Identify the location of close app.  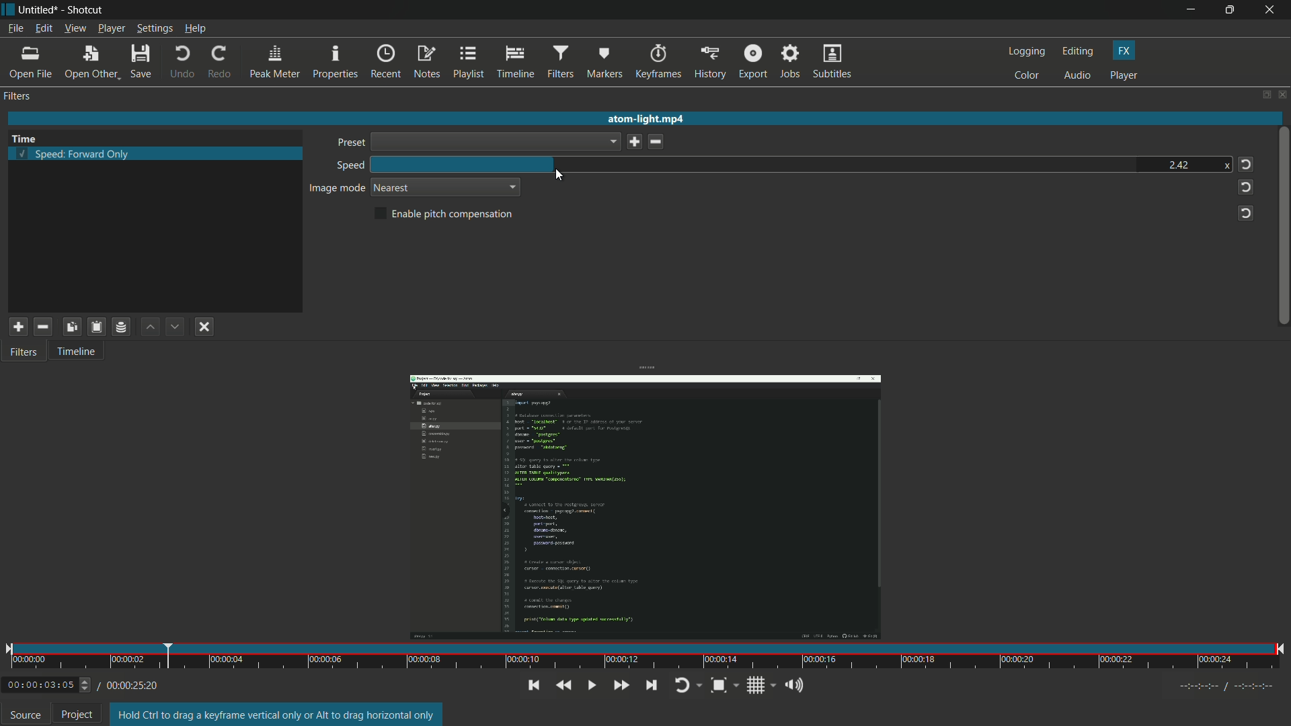
(1272, 9).